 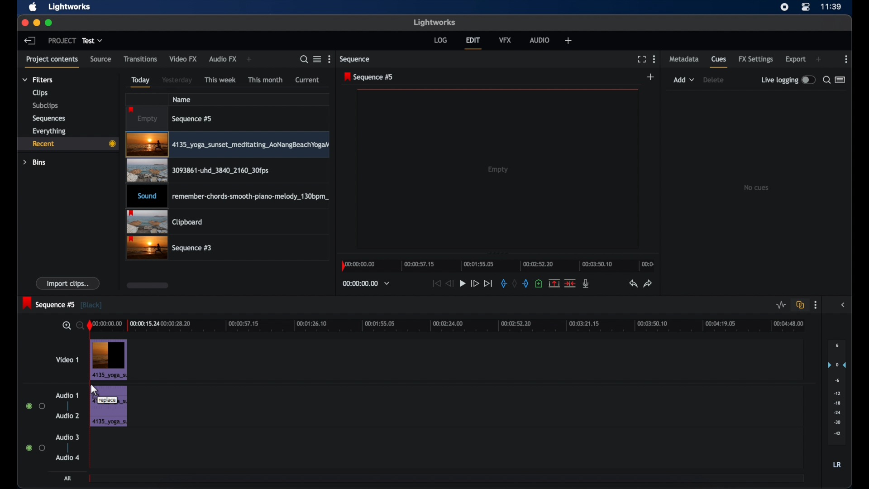 I want to click on add, so click(x=249, y=59).